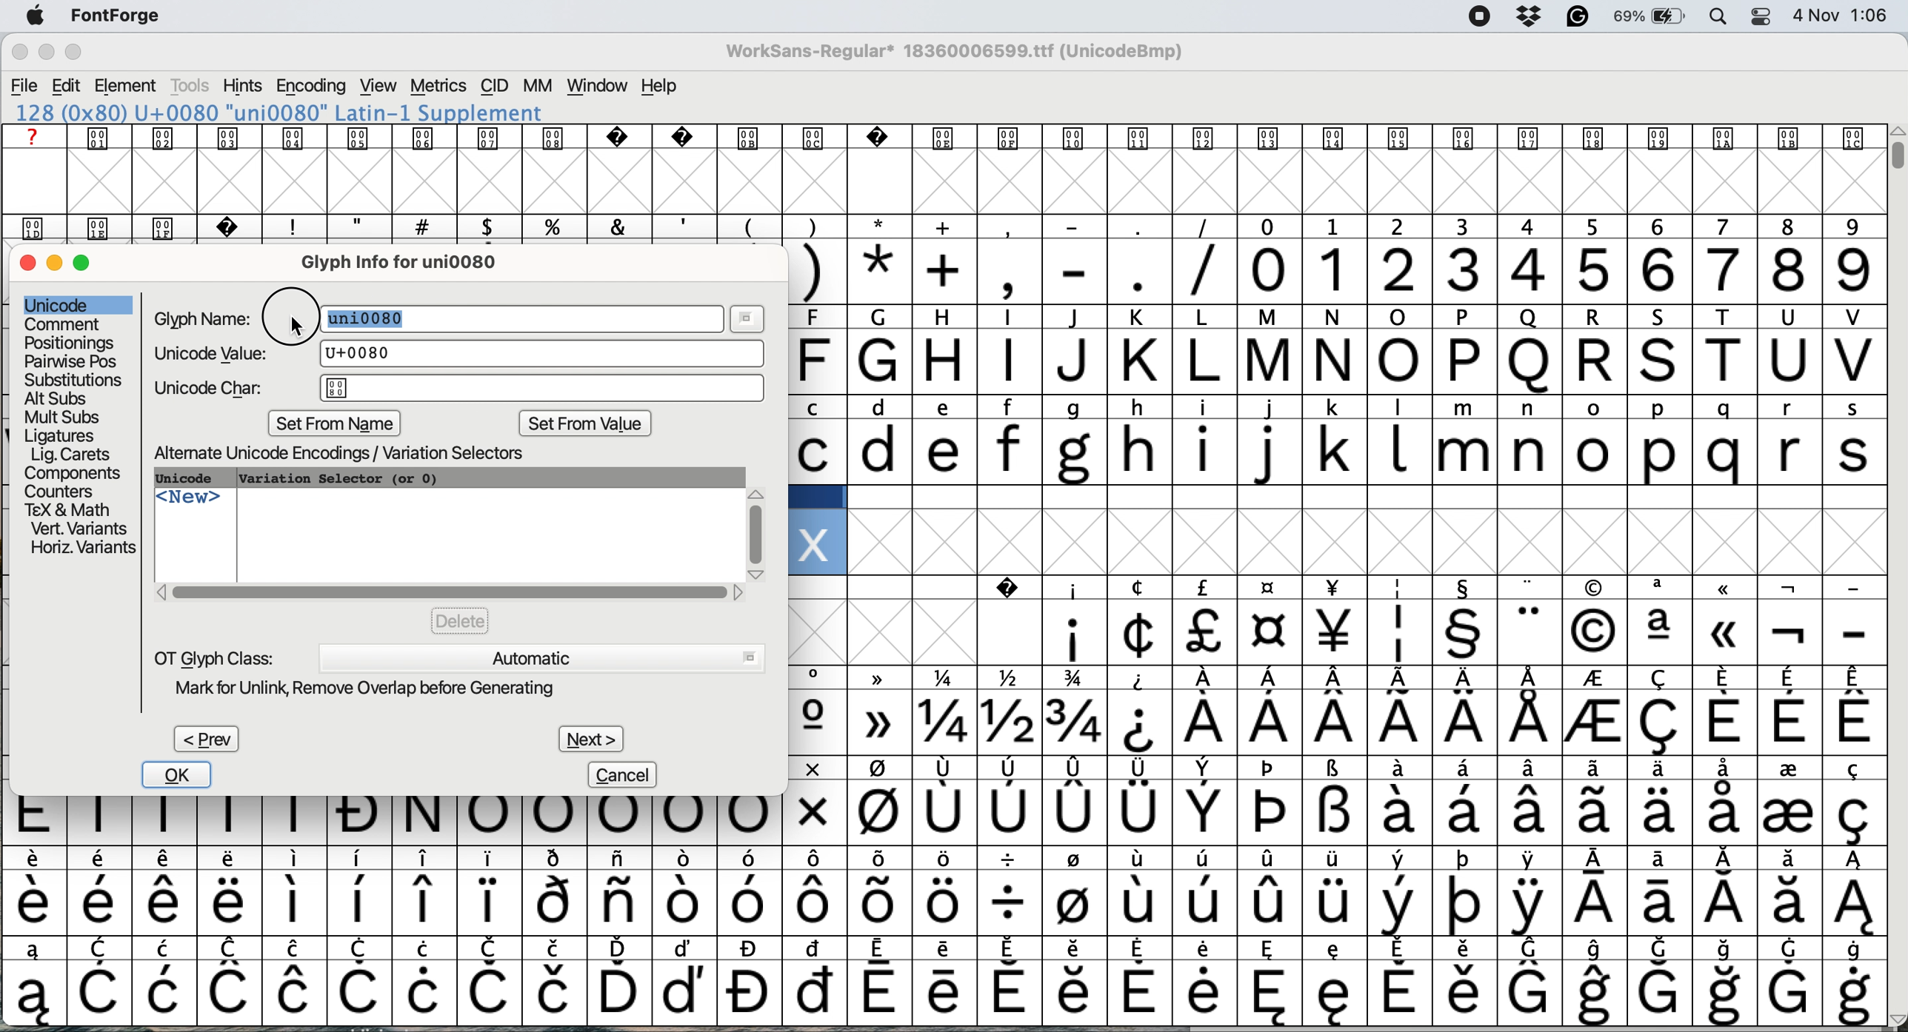 The image size is (1908, 1032). Describe the element at coordinates (243, 87) in the screenshot. I see `hints` at that location.